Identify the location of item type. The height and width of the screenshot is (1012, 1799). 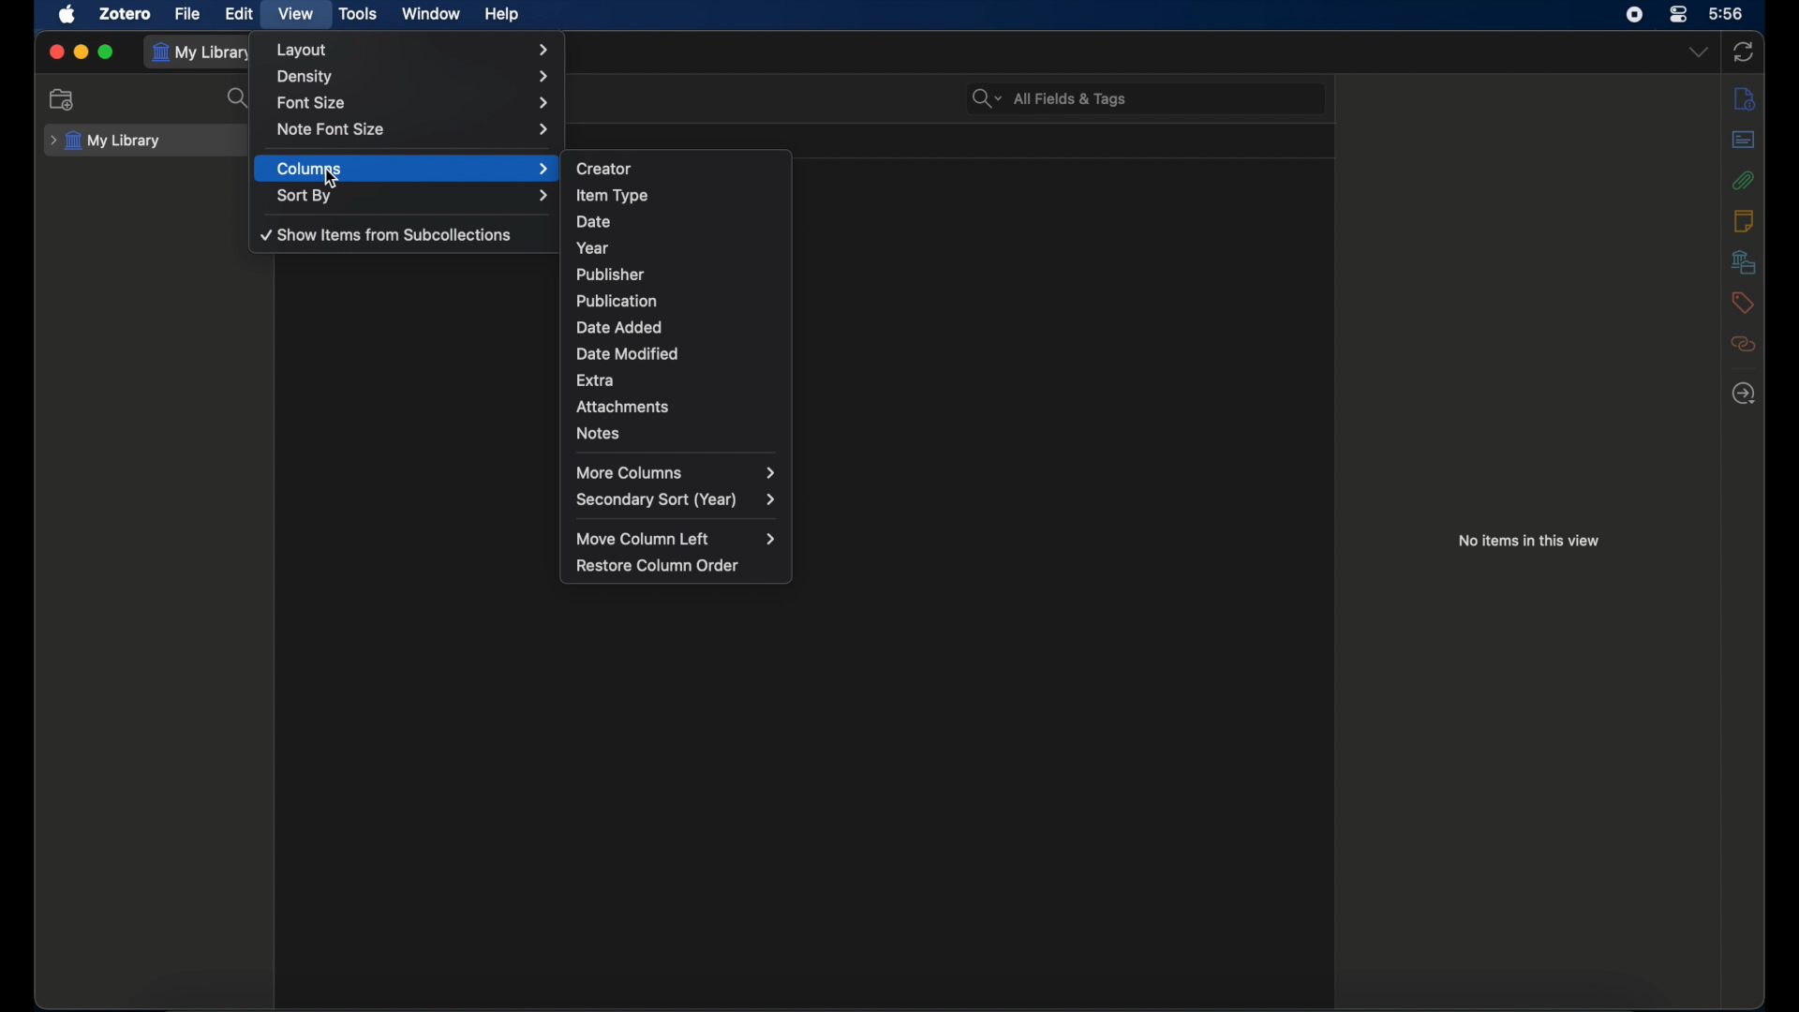
(679, 194).